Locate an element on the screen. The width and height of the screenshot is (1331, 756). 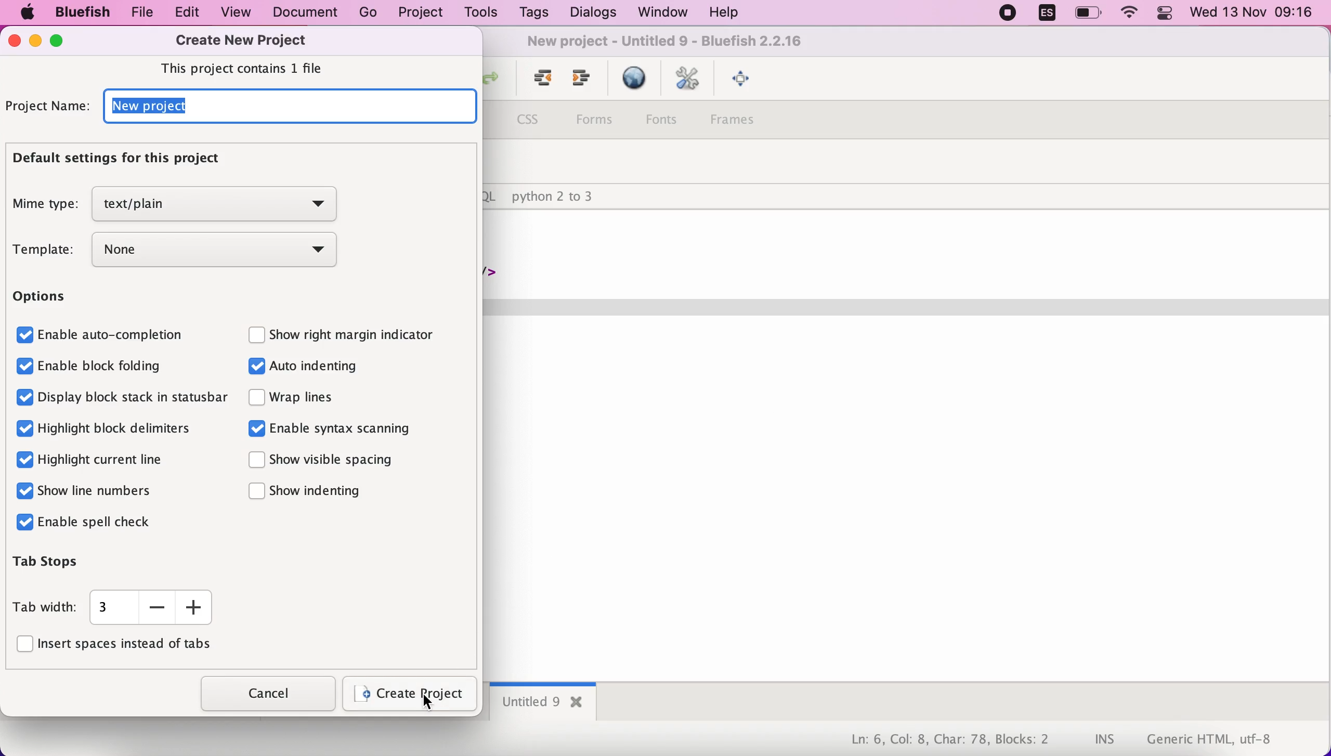
frames is located at coordinates (743, 123).